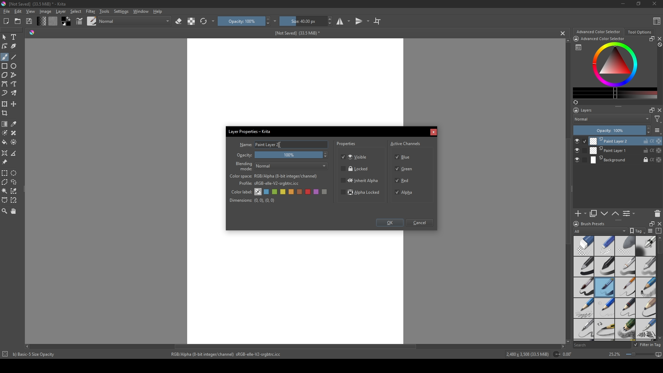 The width and height of the screenshot is (663, 373). What do you see at coordinates (650, 231) in the screenshot?
I see `list` at bounding box center [650, 231].